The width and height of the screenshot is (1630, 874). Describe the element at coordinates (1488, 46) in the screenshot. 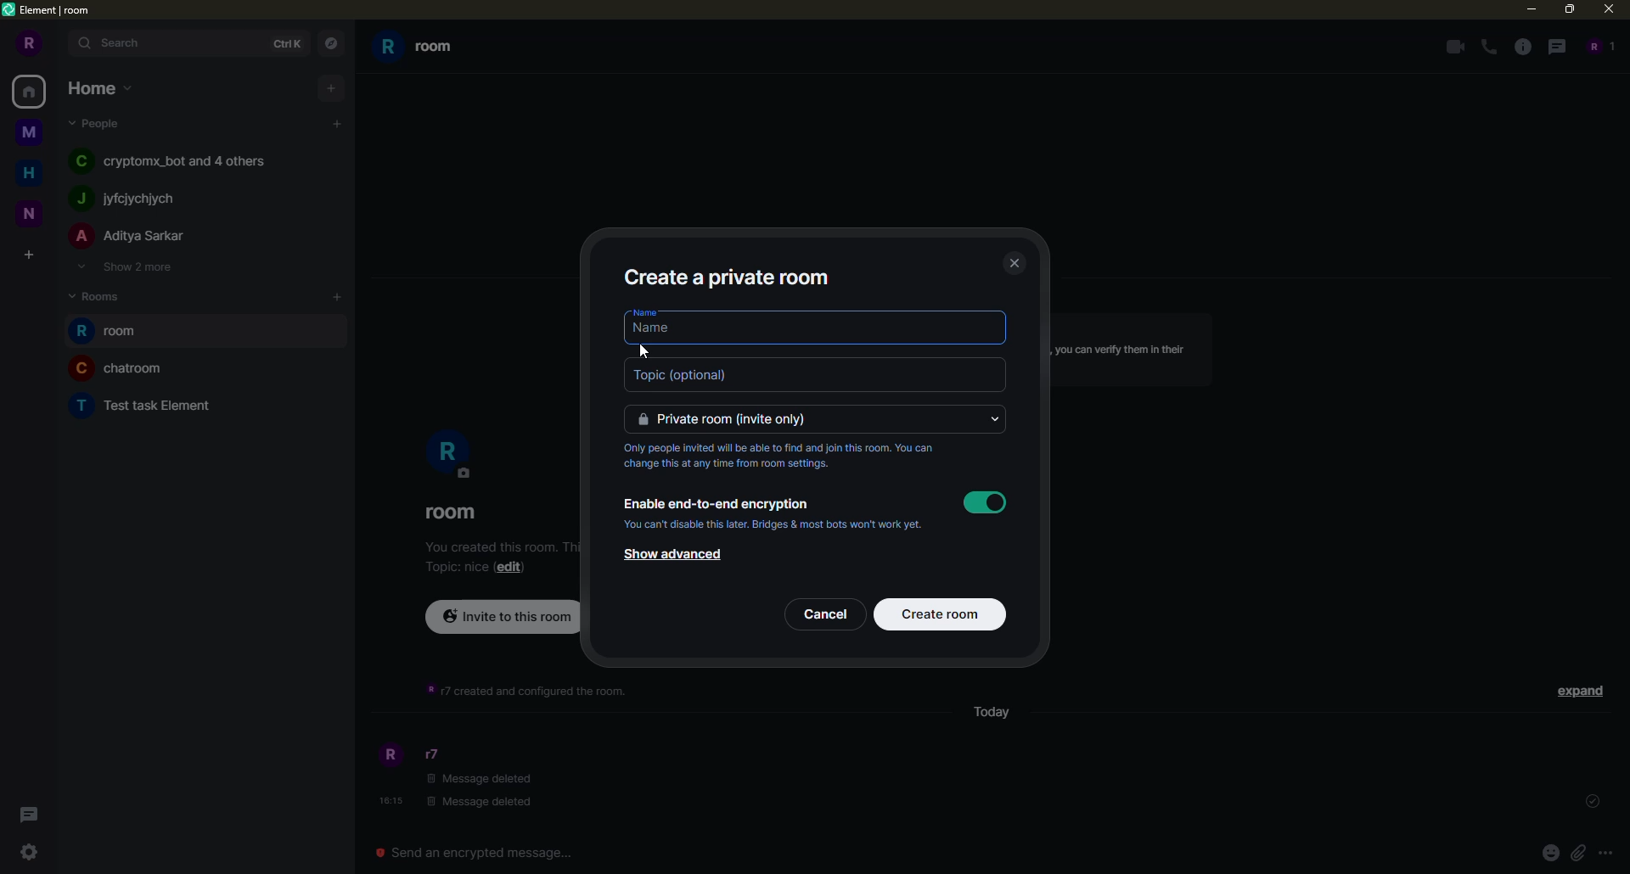

I see `voice call` at that location.